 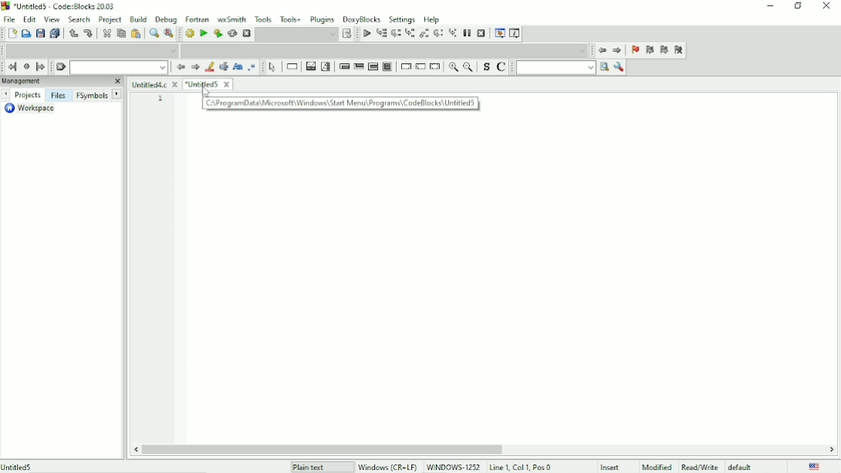 What do you see at coordinates (206, 92) in the screenshot?
I see `Cursor` at bounding box center [206, 92].